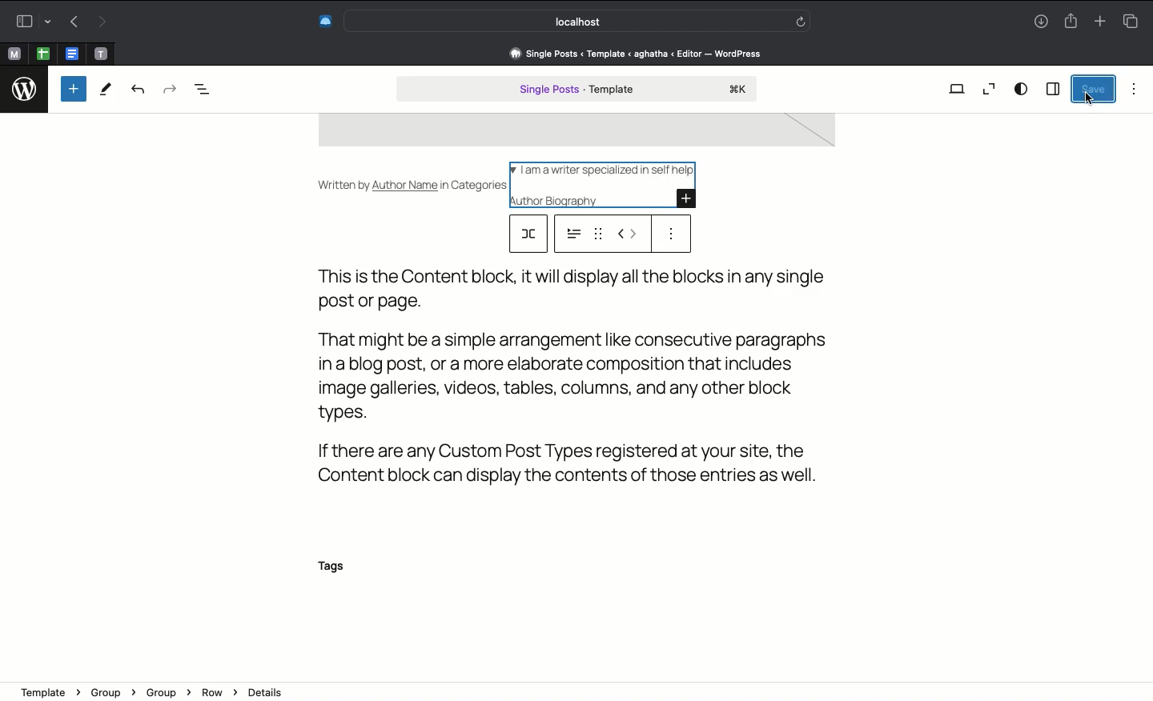  I want to click on Text, so click(581, 373).